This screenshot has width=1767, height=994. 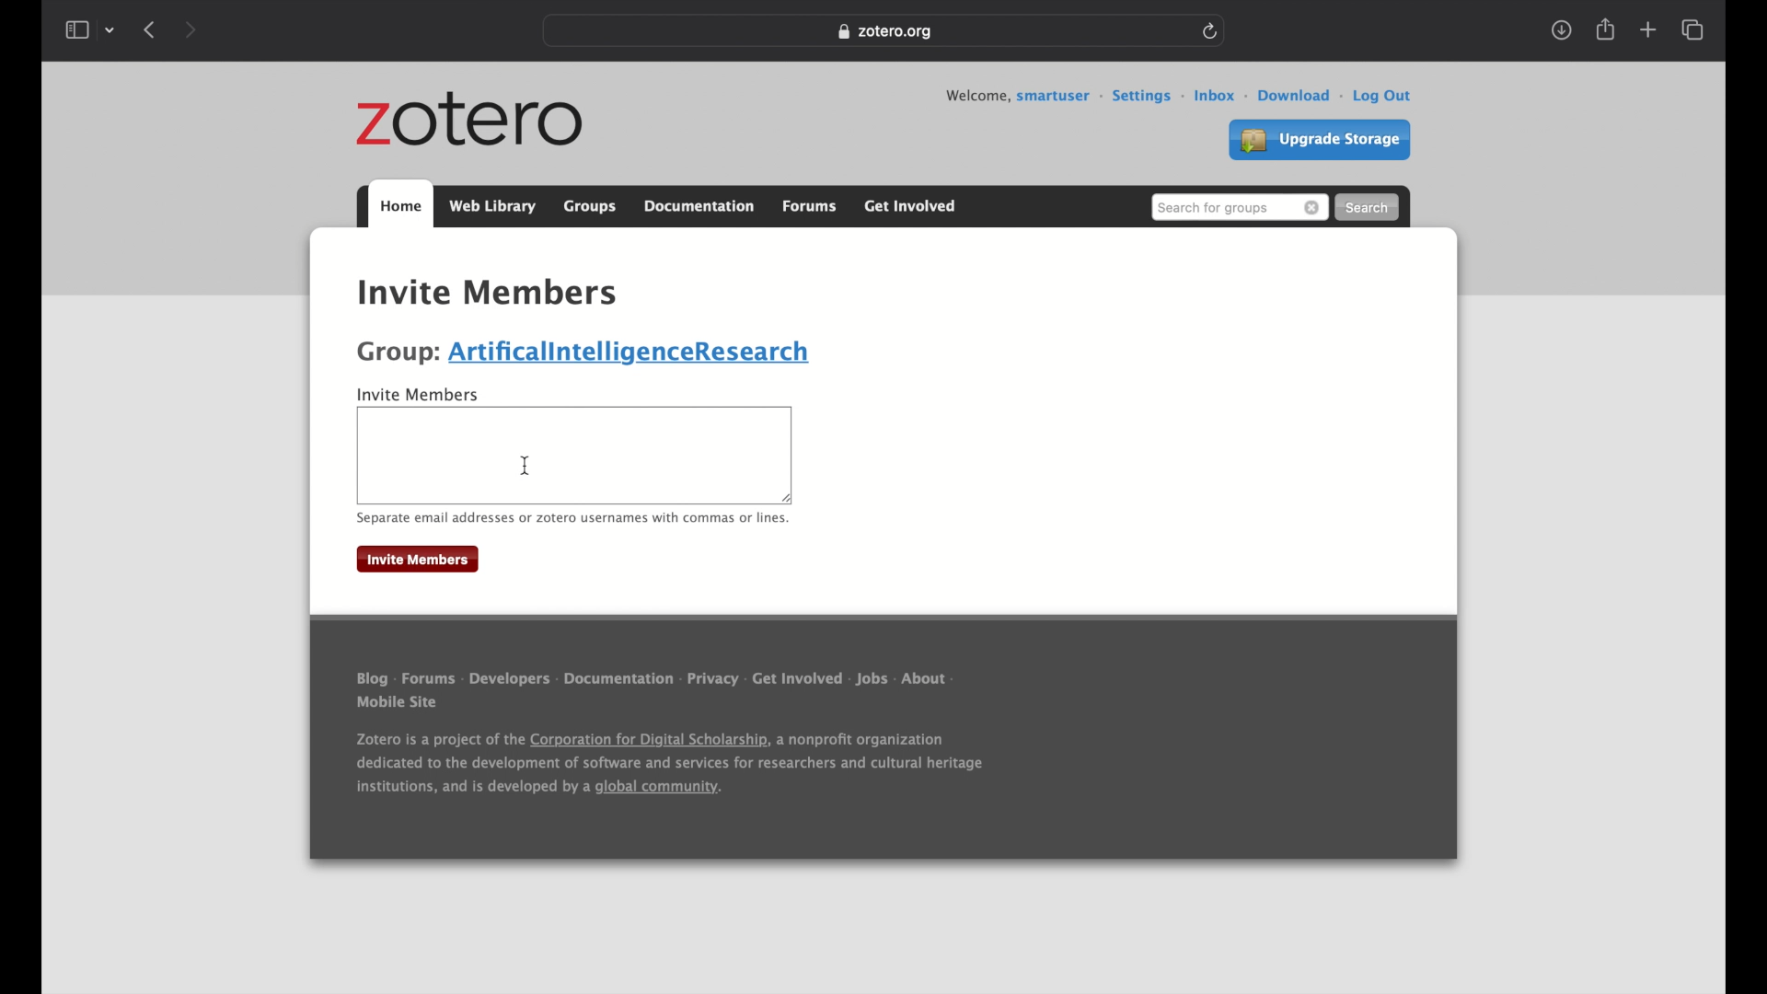 What do you see at coordinates (1607, 30) in the screenshot?
I see `share tab` at bounding box center [1607, 30].